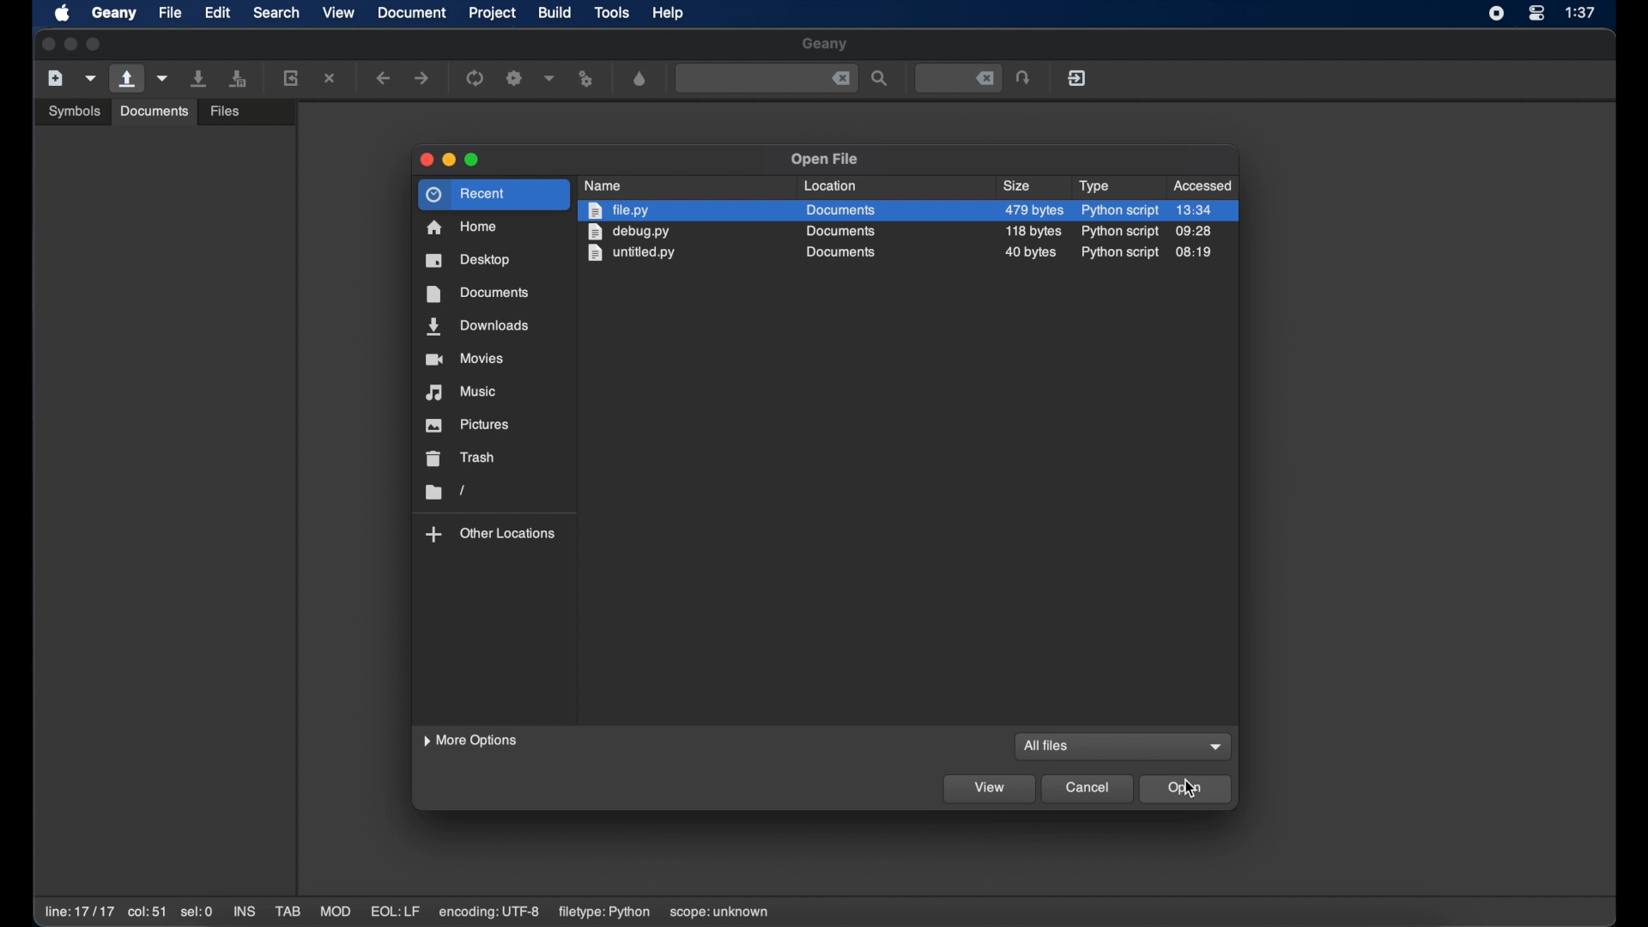 This screenshot has width=1648, height=927. I want to click on trash, so click(462, 458).